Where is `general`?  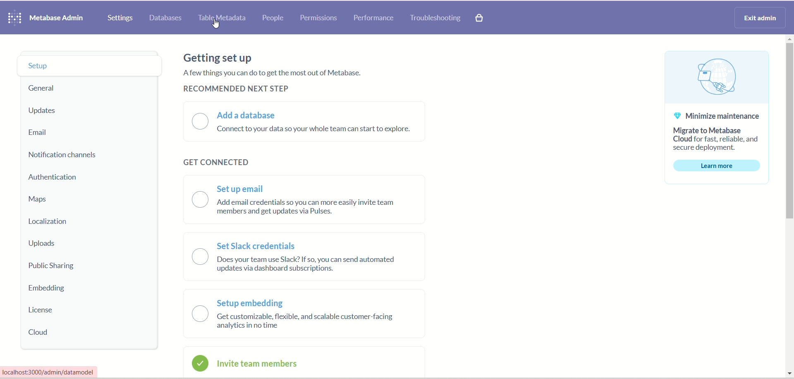
general is located at coordinates (42, 88).